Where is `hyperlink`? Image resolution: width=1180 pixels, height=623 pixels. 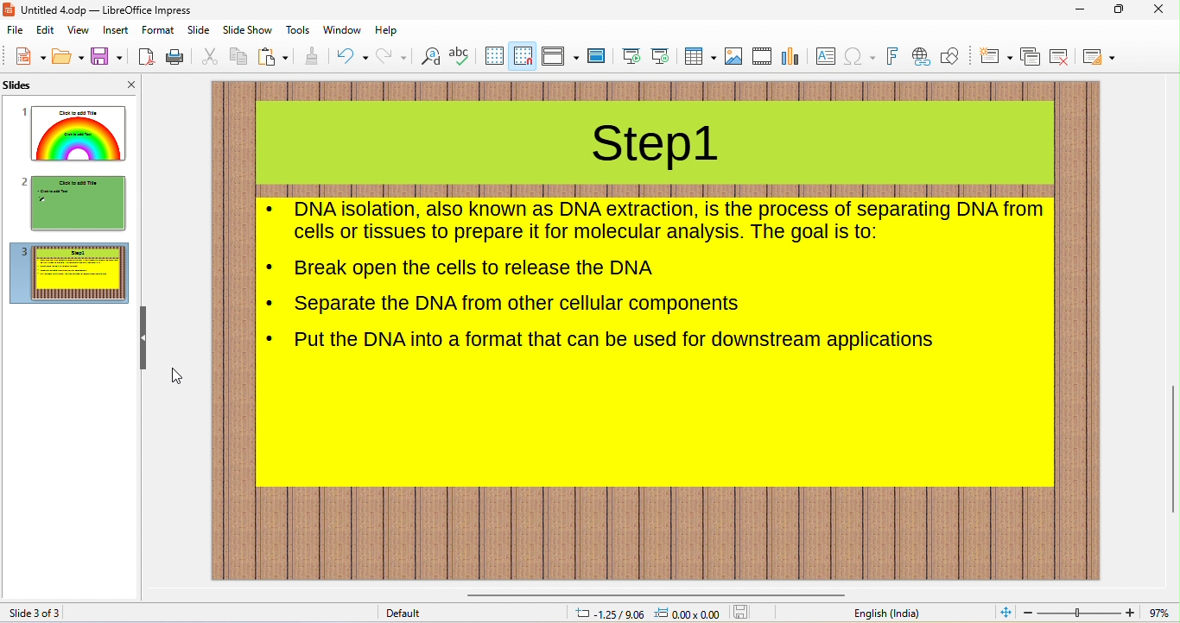
hyperlink is located at coordinates (921, 58).